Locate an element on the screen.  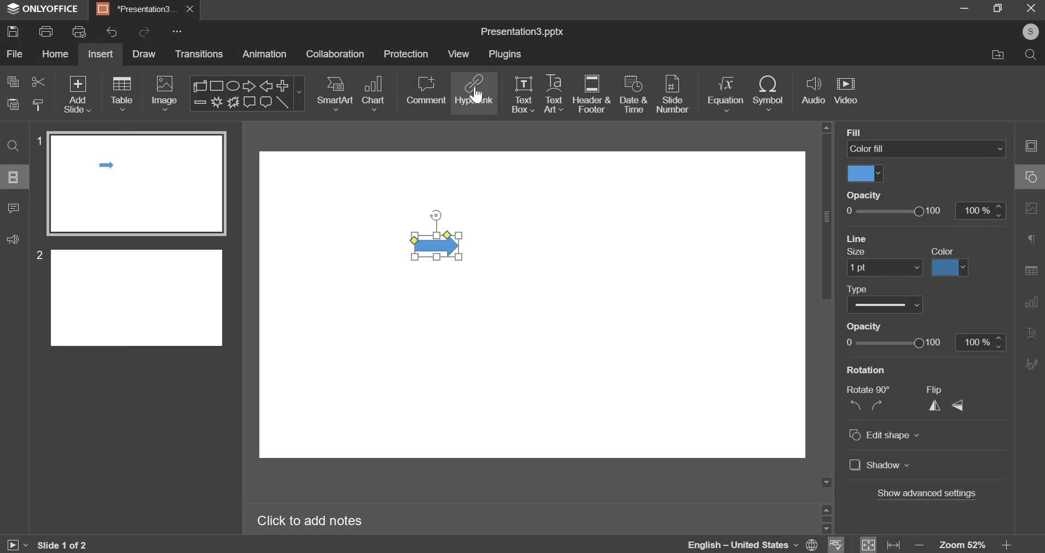
add slide is located at coordinates (78, 94).